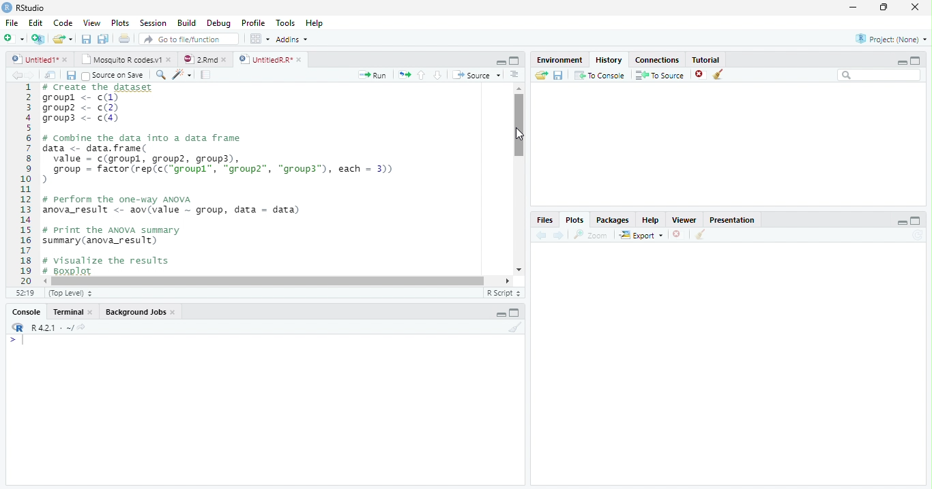 The height and width of the screenshot is (489, 932). I want to click on Run, so click(373, 75).